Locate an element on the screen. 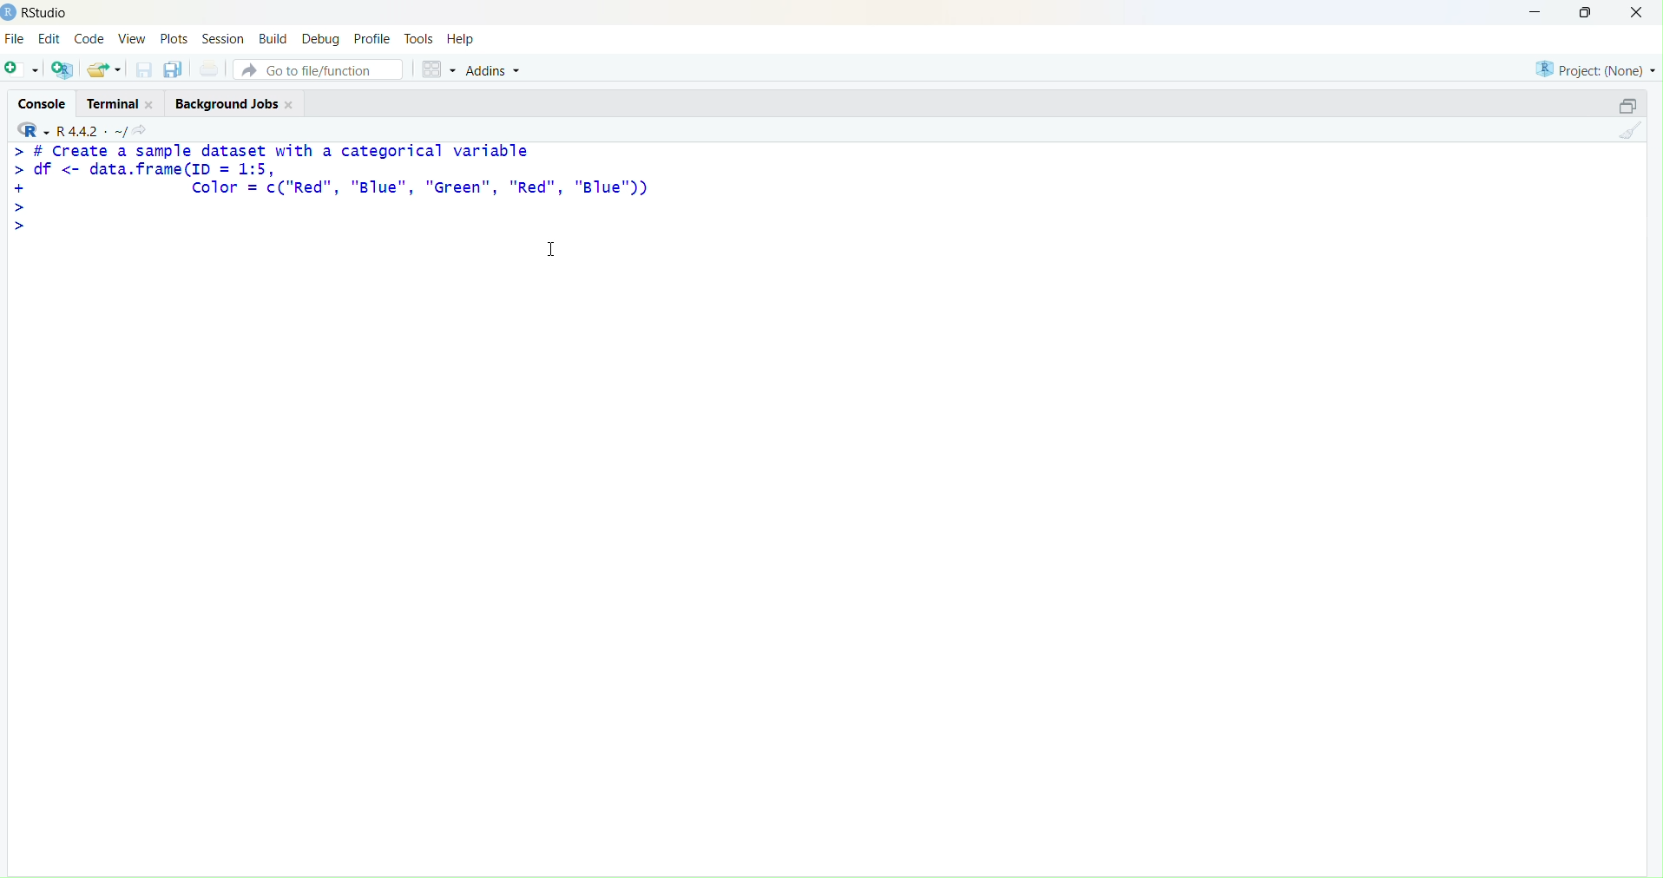  copy is located at coordinates (174, 69).